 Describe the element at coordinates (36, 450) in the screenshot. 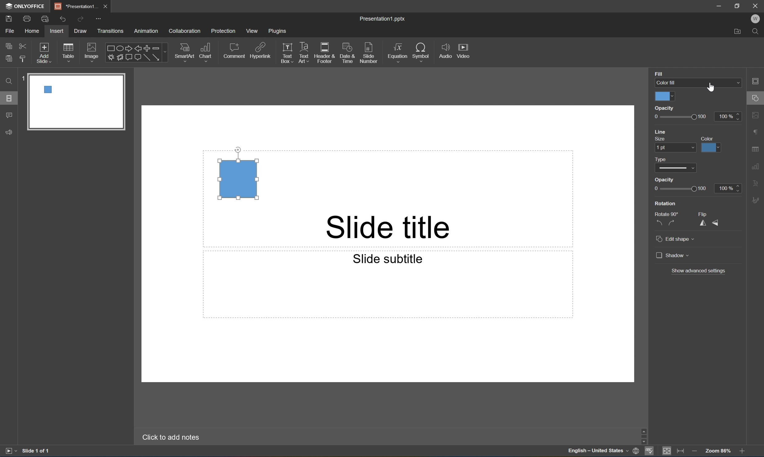

I see `Slide 1 of 1` at that location.